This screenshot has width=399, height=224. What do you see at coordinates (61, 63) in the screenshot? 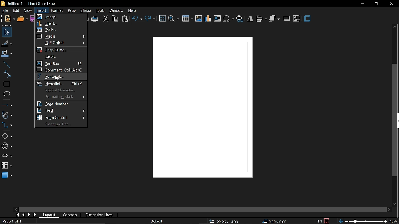
I see `text box` at bounding box center [61, 63].